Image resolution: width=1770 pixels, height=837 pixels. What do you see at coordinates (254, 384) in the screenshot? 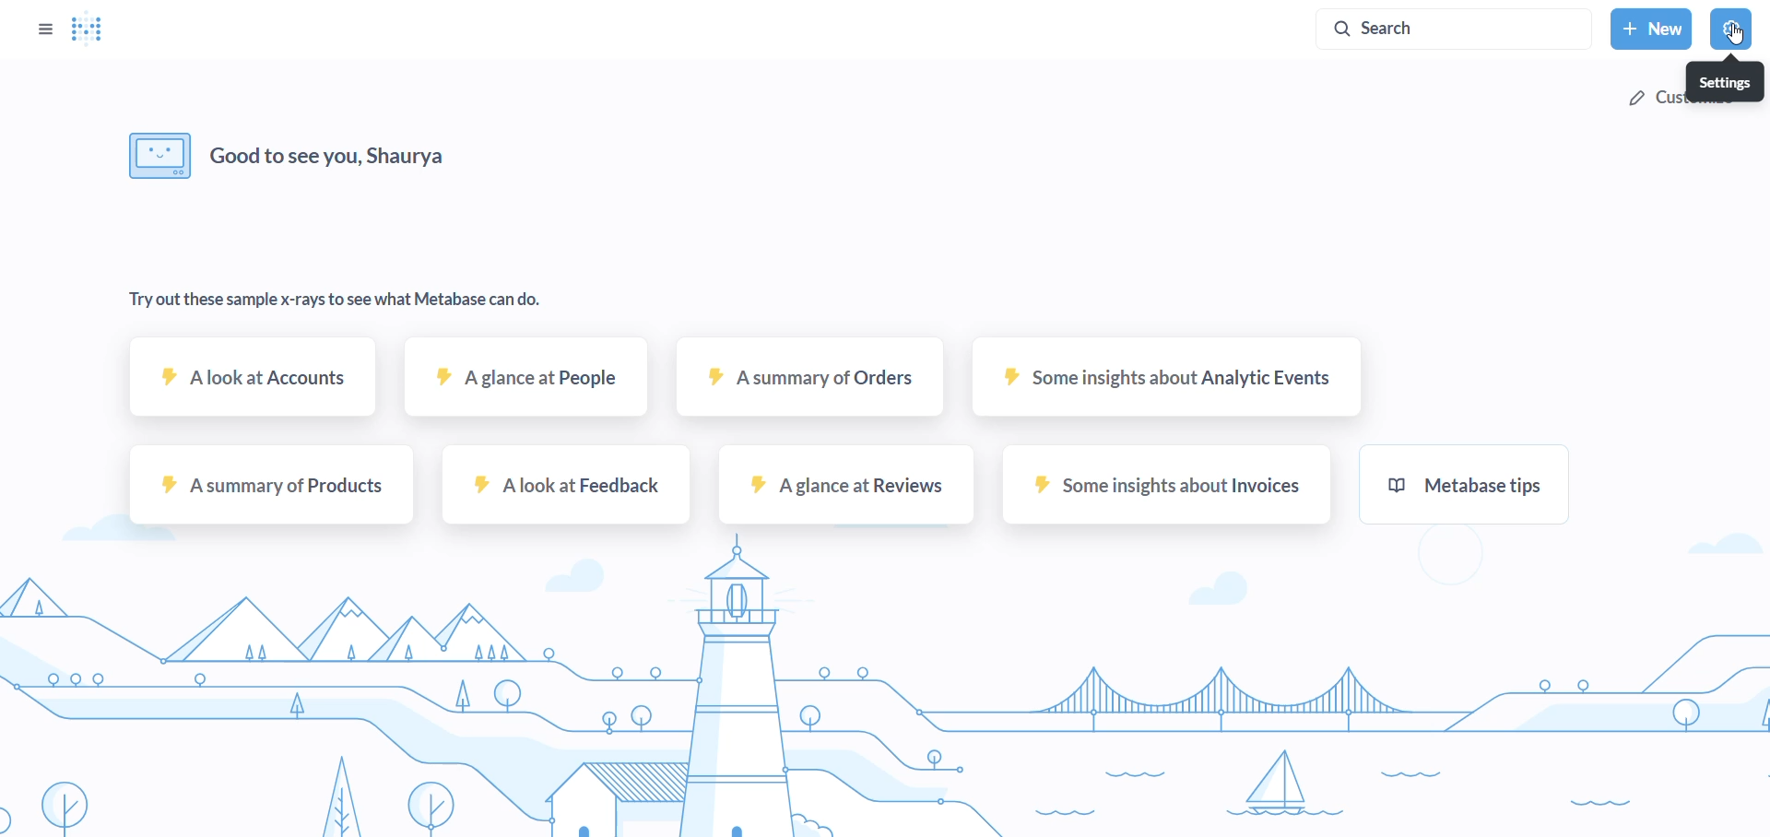
I see `A look at accounts sample` at bounding box center [254, 384].